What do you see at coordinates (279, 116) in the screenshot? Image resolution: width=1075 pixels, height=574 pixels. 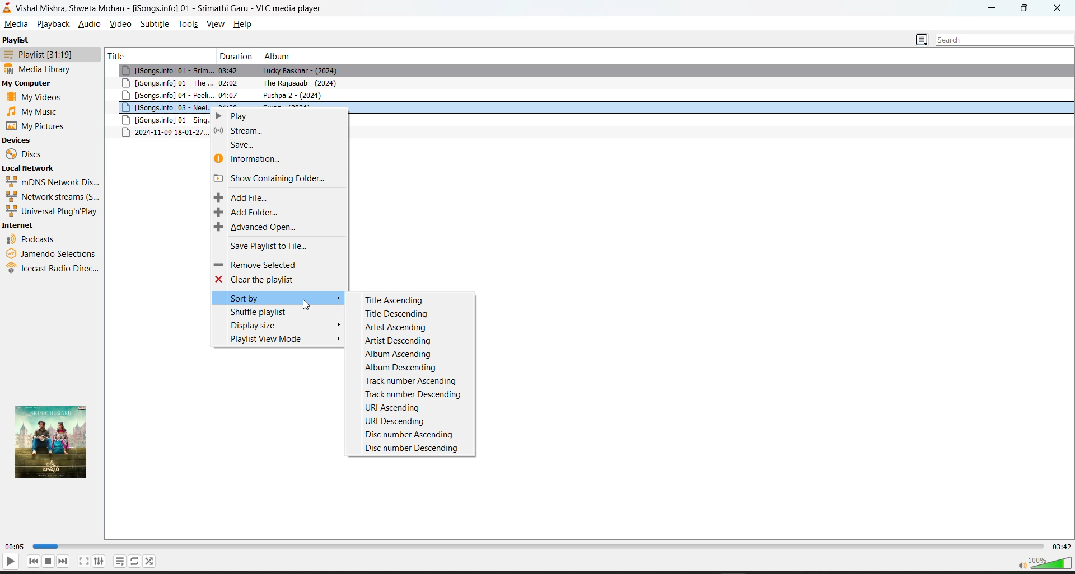 I see `play` at bounding box center [279, 116].